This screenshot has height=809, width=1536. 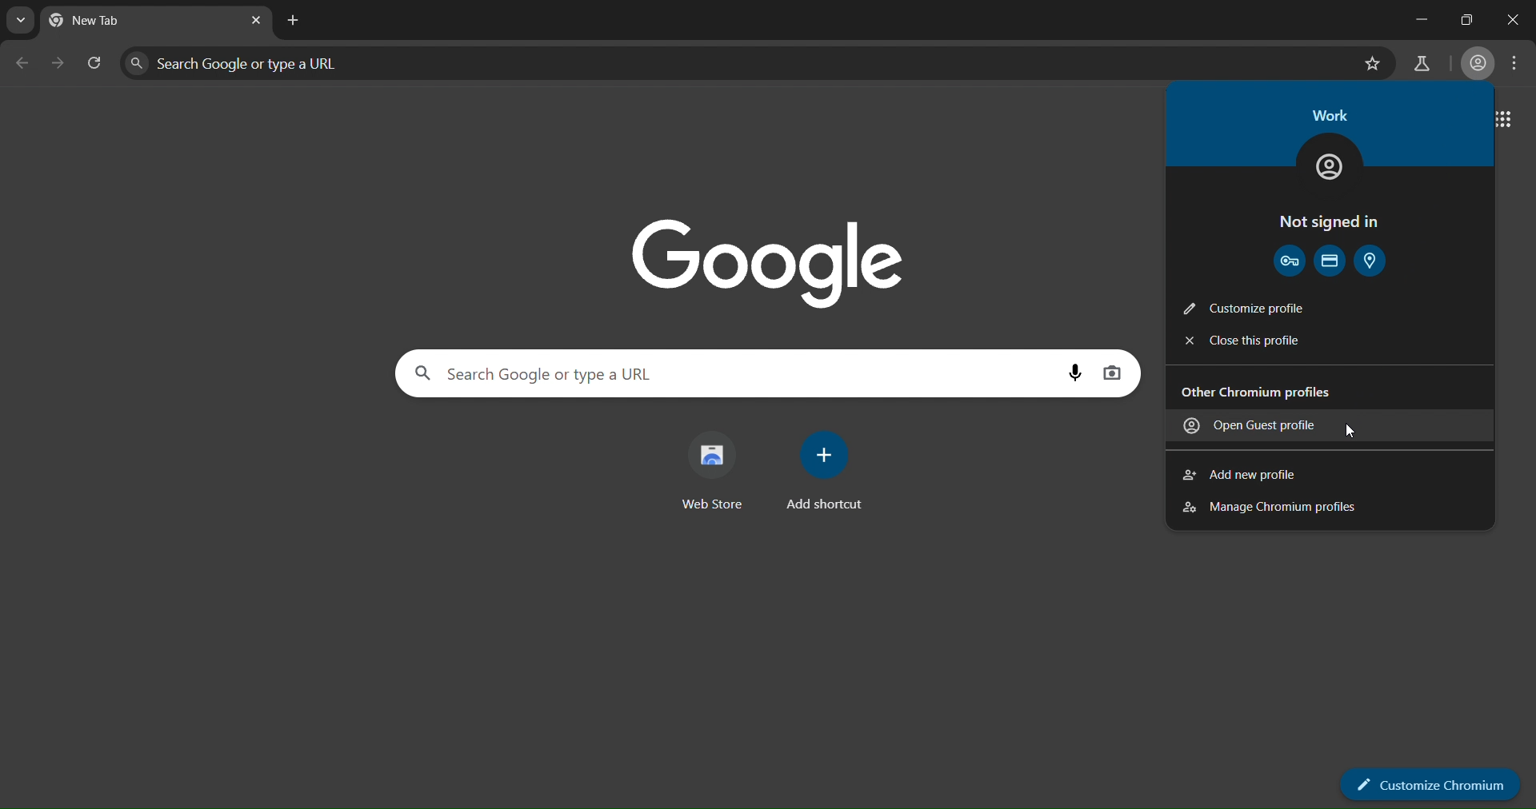 I want to click on bookmark page, so click(x=1372, y=64).